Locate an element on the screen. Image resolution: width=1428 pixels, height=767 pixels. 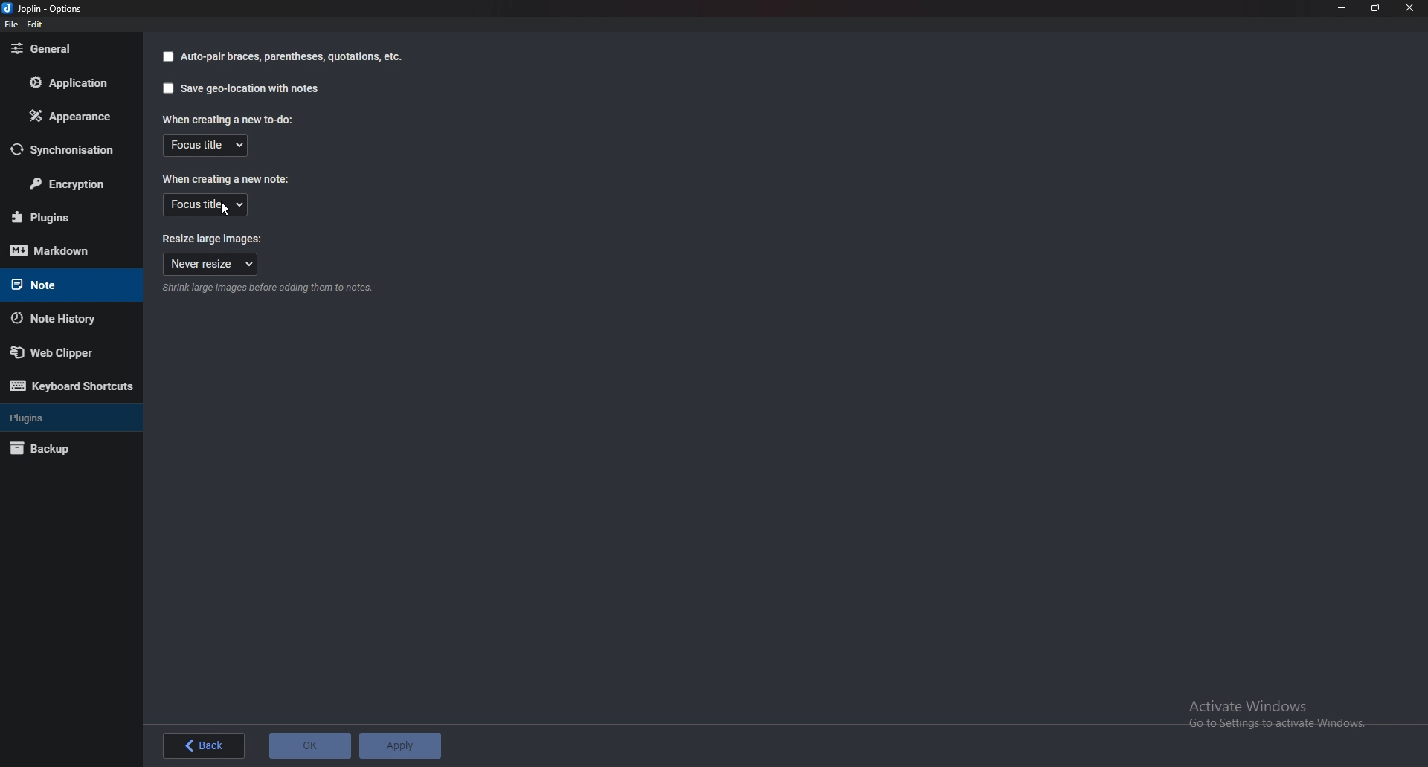
back is located at coordinates (202, 745).